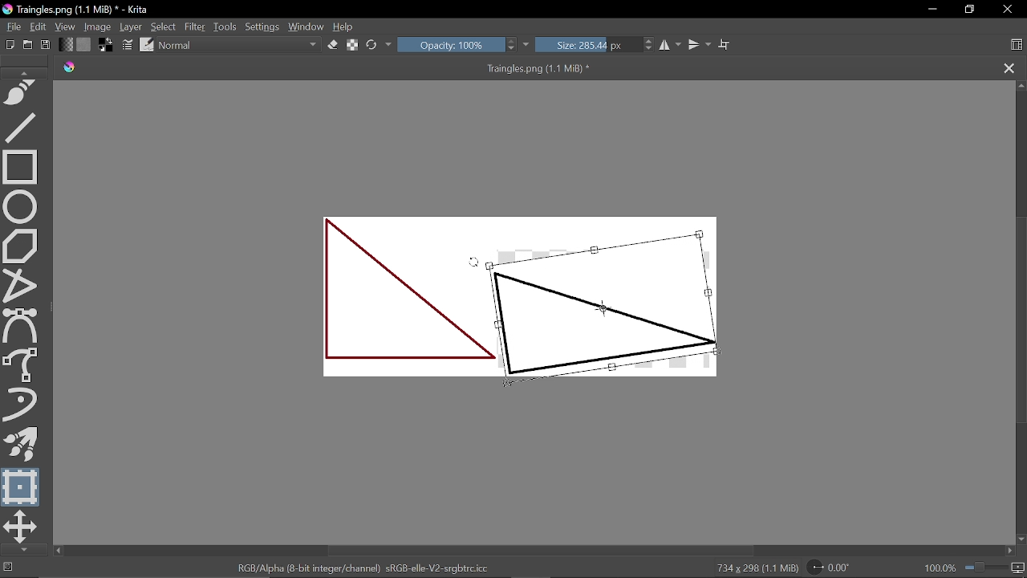  What do you see at coordinates (1016, 47) in the screenshot?
I see `Choose workspace` at bounding box center [1016, 47].